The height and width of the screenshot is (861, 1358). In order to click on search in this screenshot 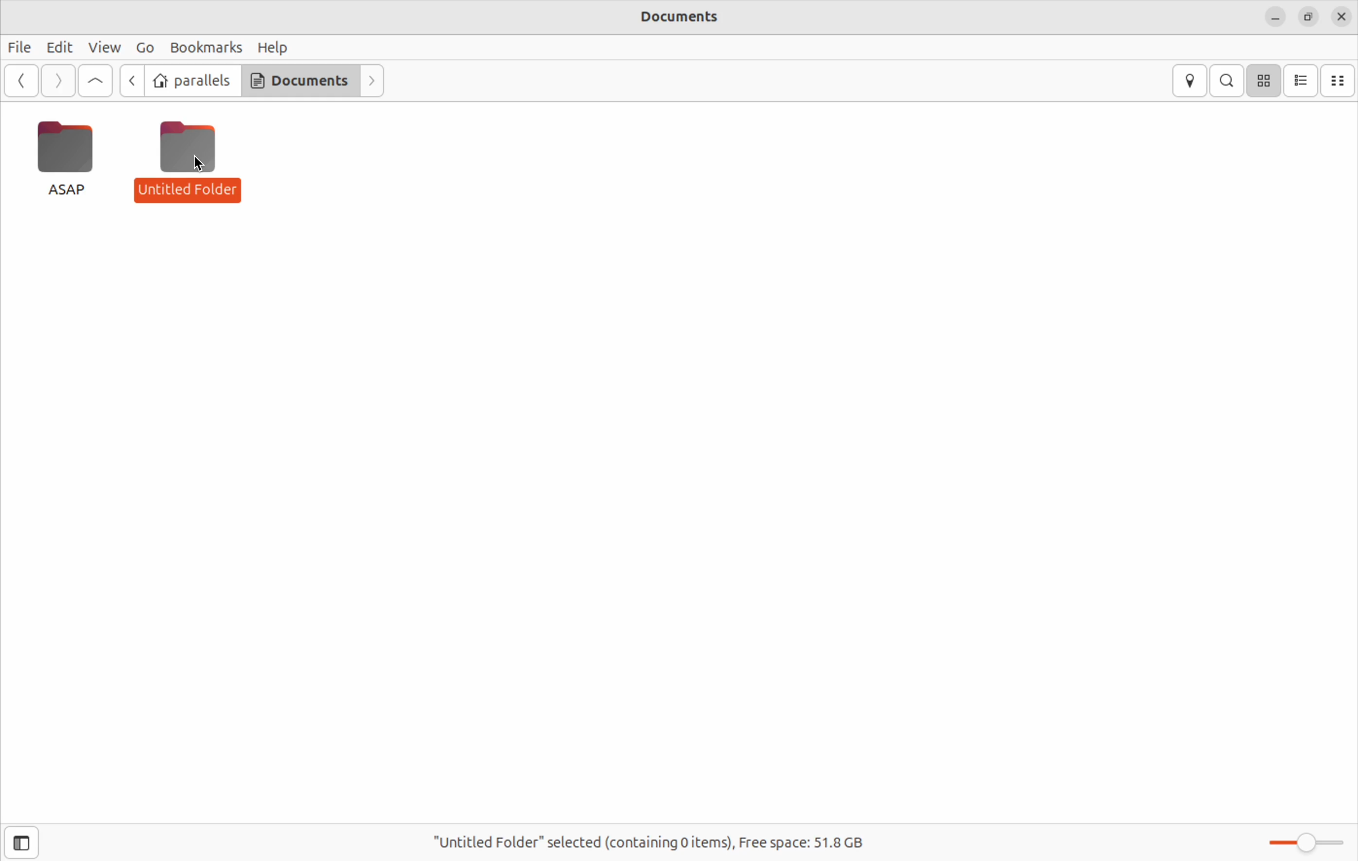, I will do `click(1229, 80)`.